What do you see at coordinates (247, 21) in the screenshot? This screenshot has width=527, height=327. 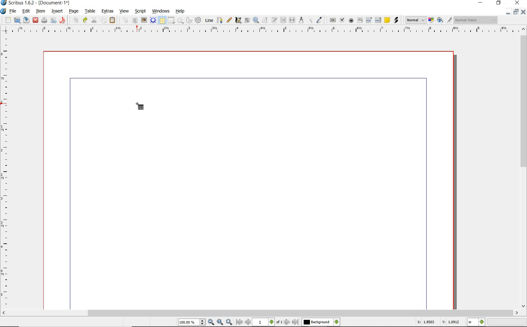 I see `rotate item` at bounding box center [247, 21].